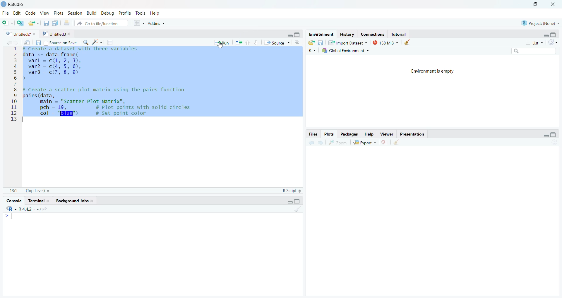 Image resolution: width=562 pixels, height=298 pixels. Describe the element at coordinates (387, 134) in the screenshot. I see ` Viewer` at that location.